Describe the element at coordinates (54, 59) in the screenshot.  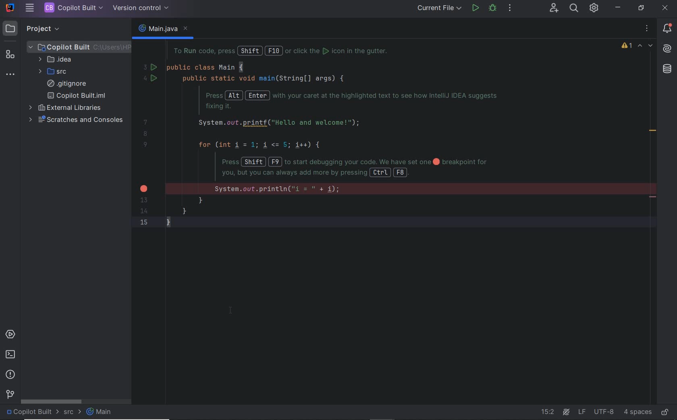
I see `IDEA` at that location.